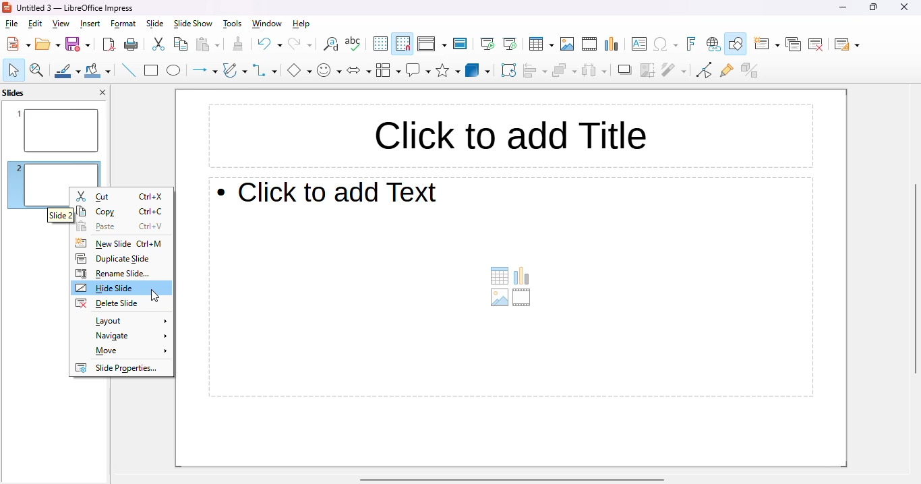  I want to click on align objects, so click(535, 70).